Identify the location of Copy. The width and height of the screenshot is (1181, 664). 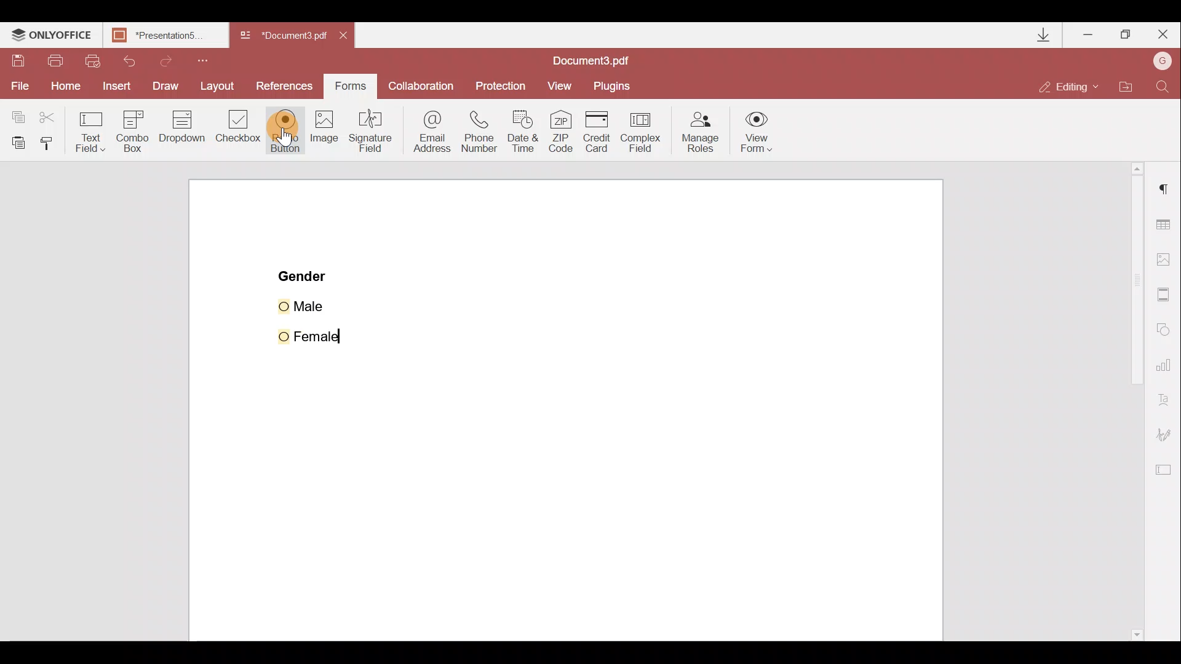
(15, 113).